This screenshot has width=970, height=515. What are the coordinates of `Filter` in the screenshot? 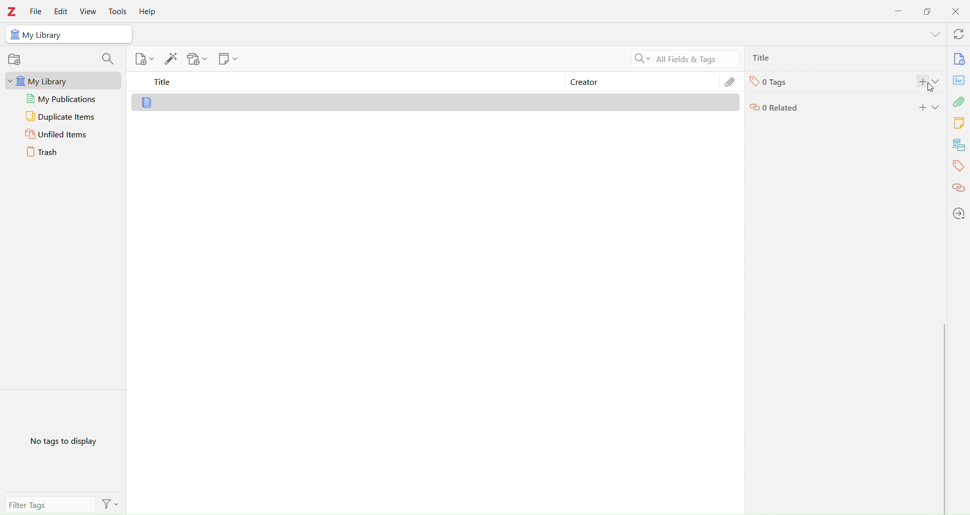 It's located at (111, 503).